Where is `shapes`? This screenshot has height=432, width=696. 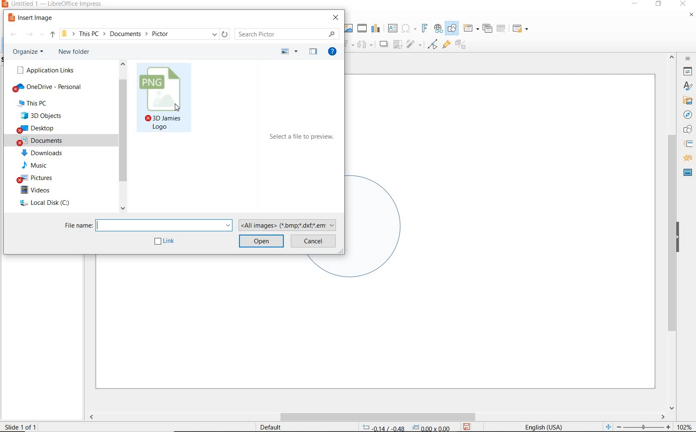 shapes is located at coordinates (686, 130).